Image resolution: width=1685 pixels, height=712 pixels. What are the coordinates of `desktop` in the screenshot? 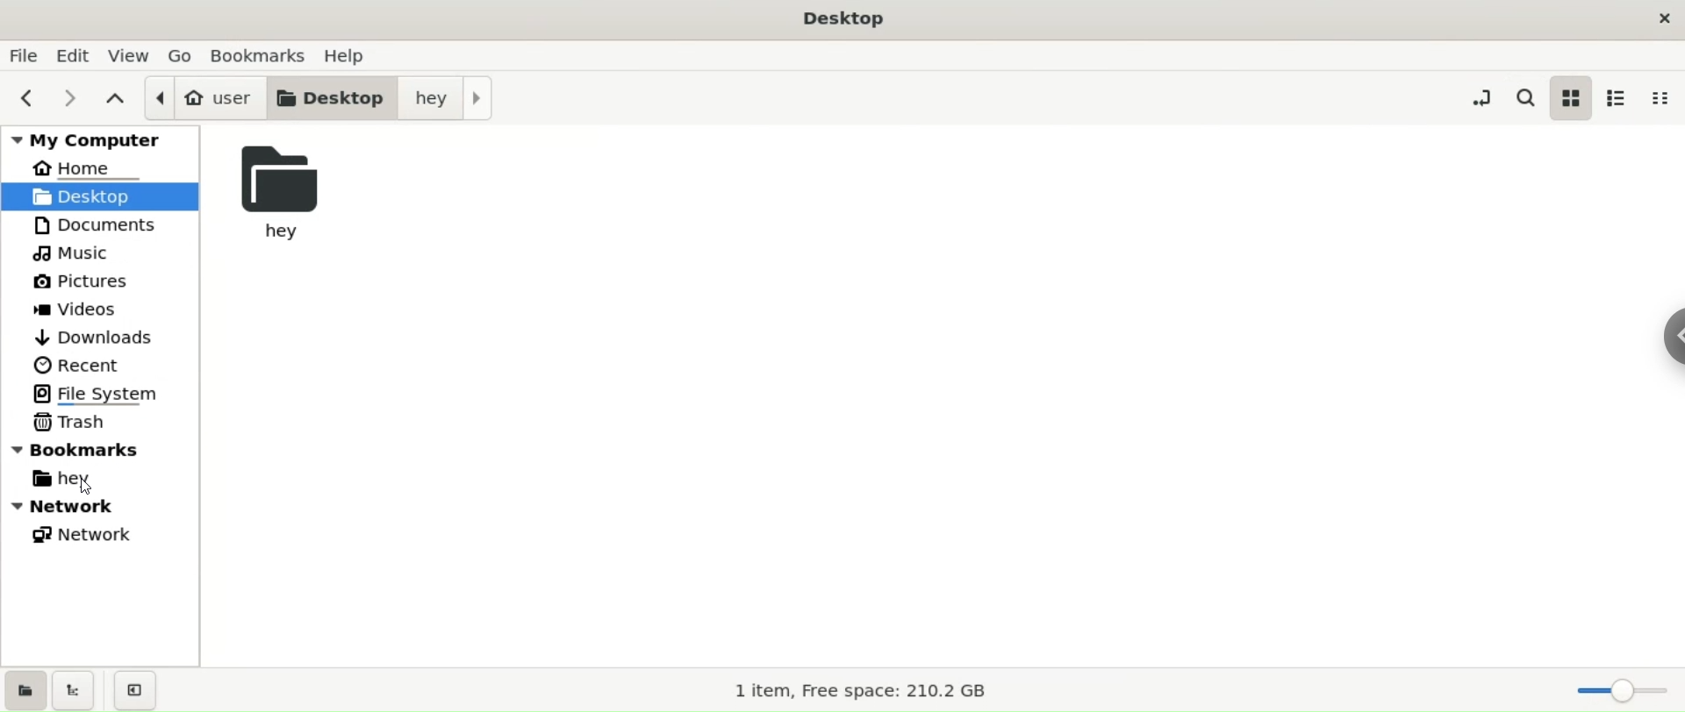 It's located at (339, 97).